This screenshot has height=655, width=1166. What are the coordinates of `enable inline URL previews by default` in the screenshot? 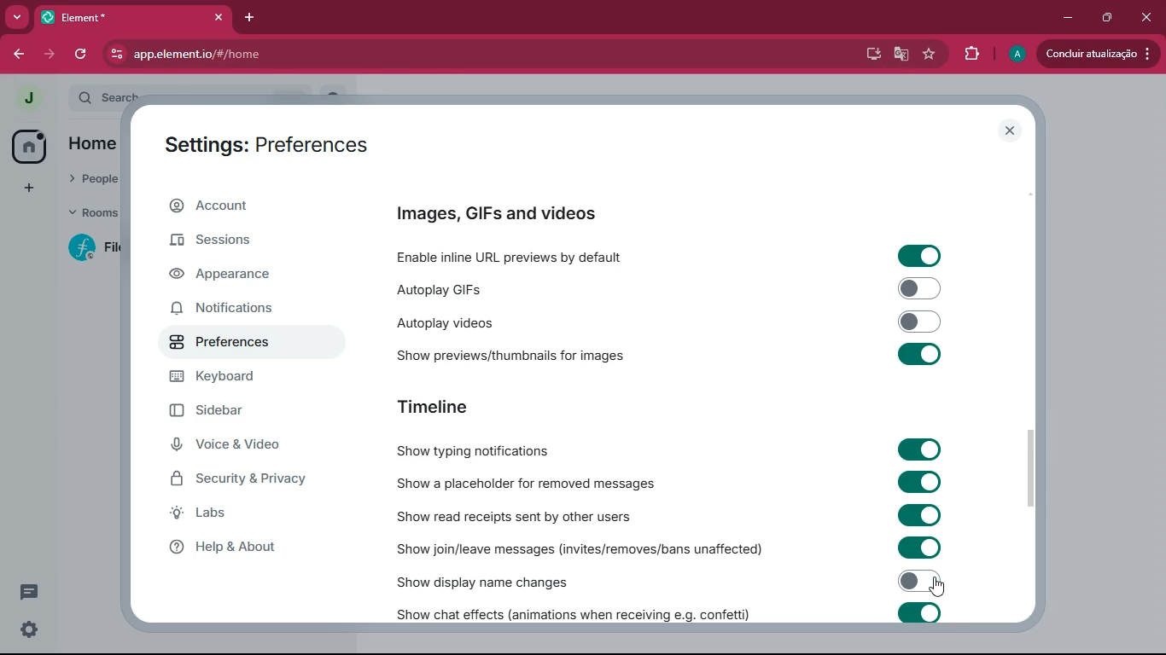 It's located at (521, 255).